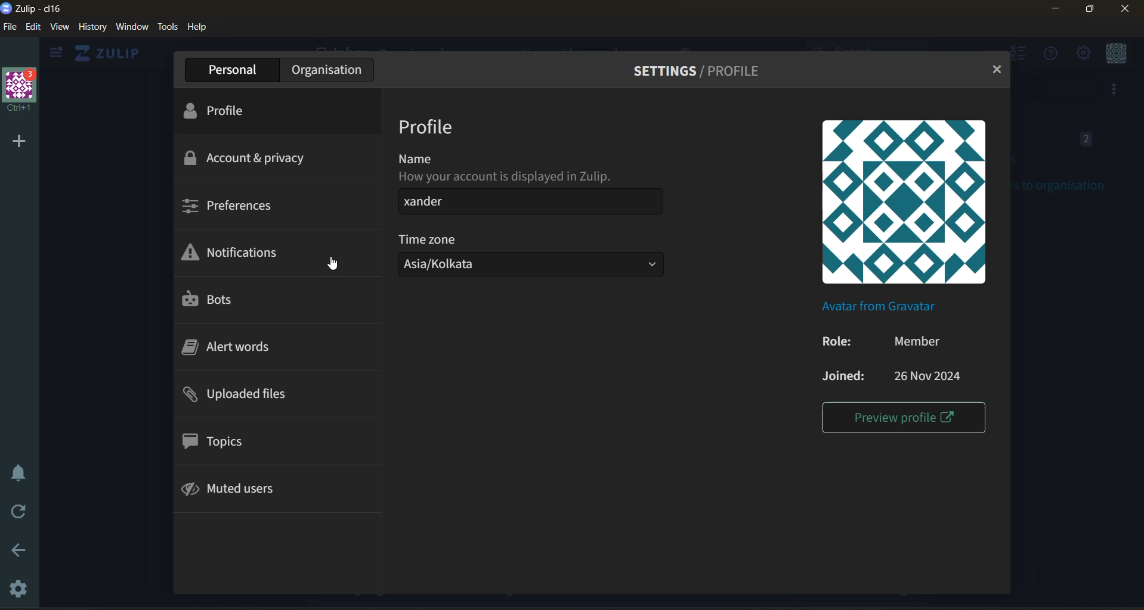  What do you see at coordinates (907, 203) in the screenshot?
I see `profile picture` at bounding box center [907, 203].